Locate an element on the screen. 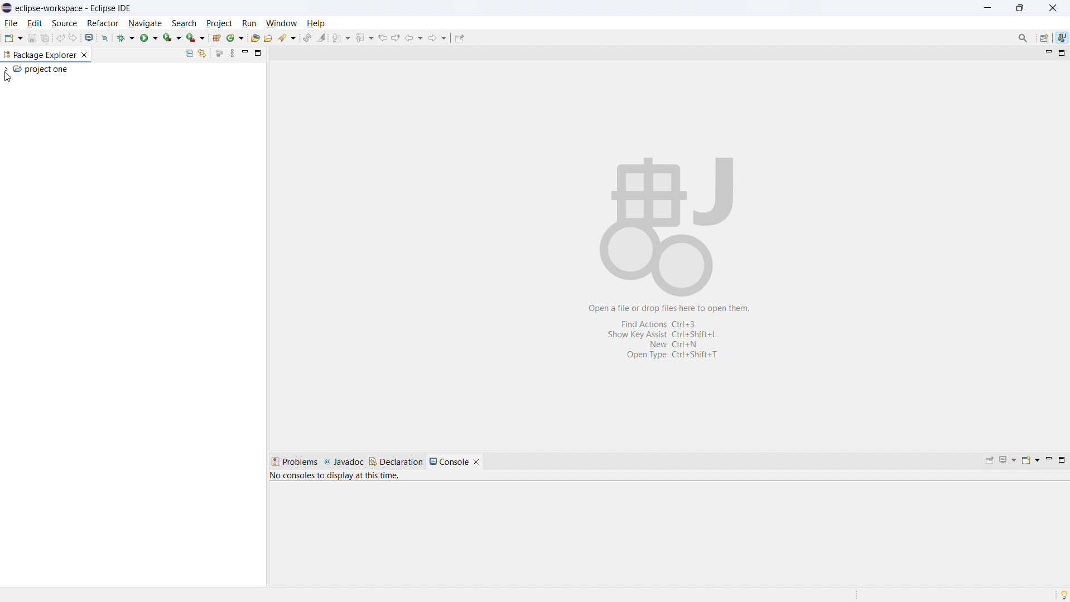  project one is located at coordinates (41, 70).